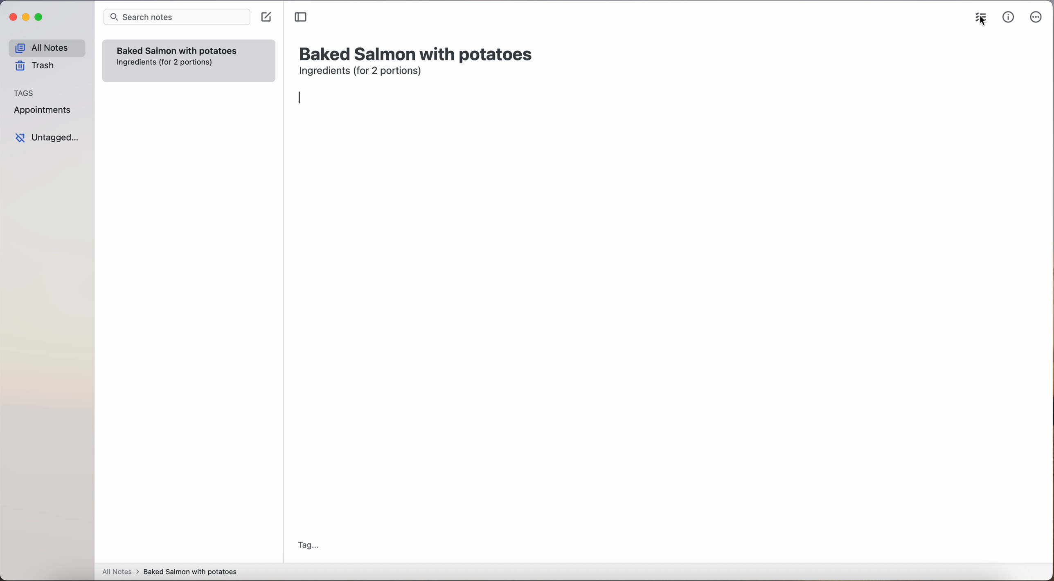 The image size is (1054, 581). I want to click on all notes > baked Salmon with potatoes, so click(170, 571).